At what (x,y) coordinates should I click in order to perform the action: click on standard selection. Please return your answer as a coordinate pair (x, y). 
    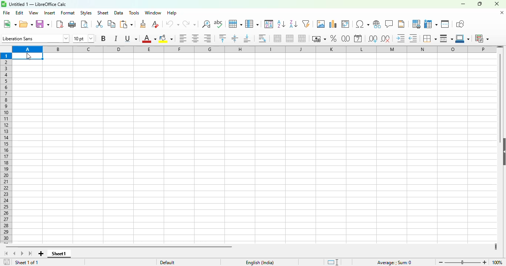
    Looking at the image, I should click on (333, 262).